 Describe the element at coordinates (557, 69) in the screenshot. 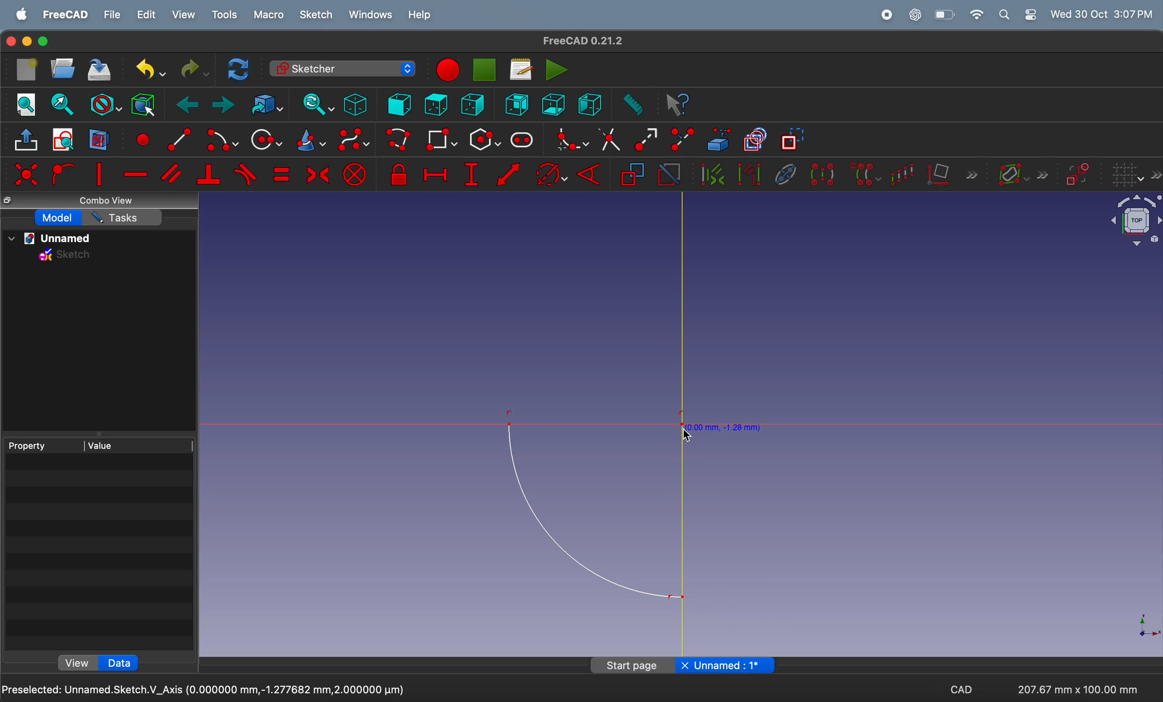

I see `execute marco` at that location.